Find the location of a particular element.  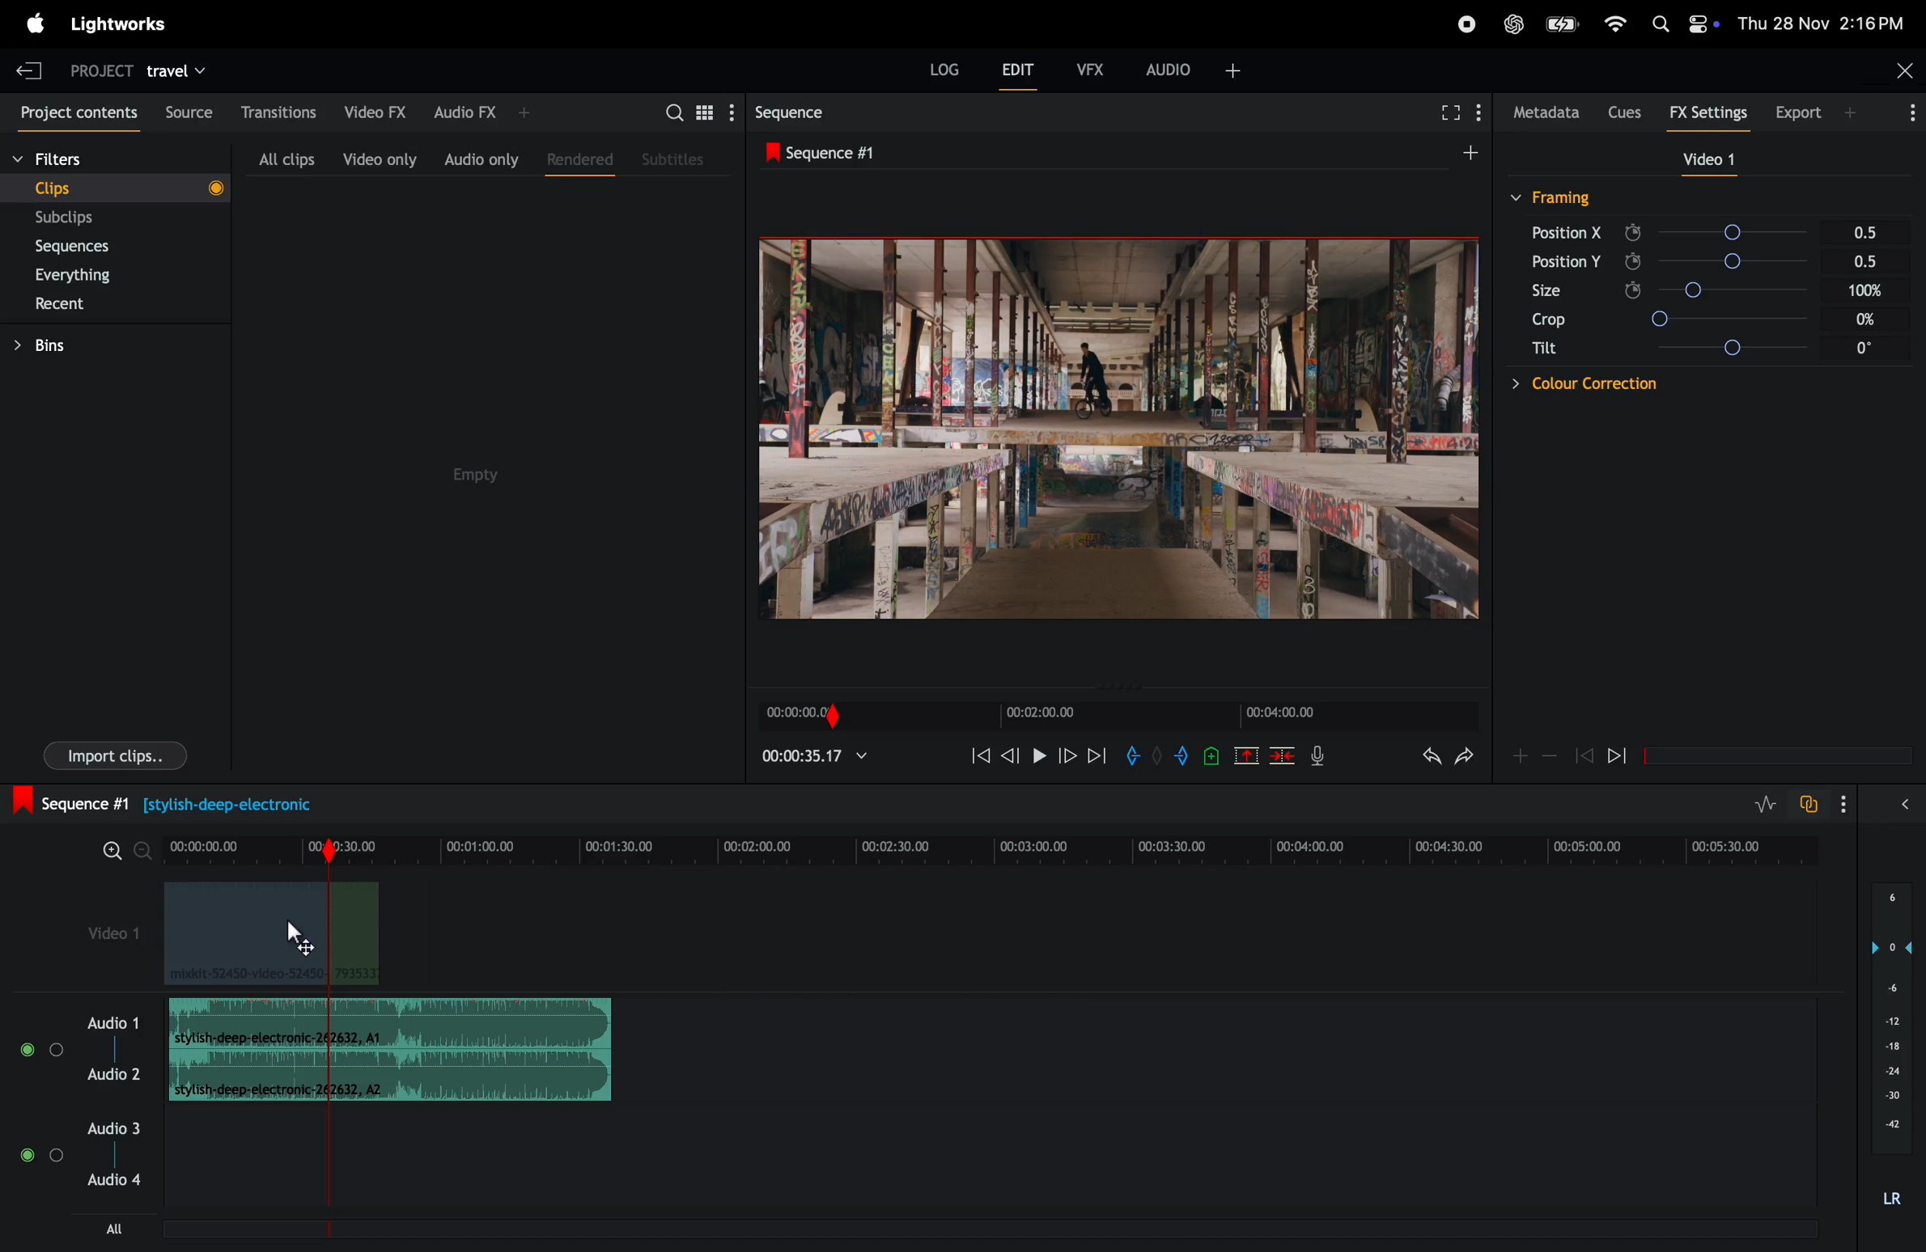

forward is located at coordinates (1096, 755).